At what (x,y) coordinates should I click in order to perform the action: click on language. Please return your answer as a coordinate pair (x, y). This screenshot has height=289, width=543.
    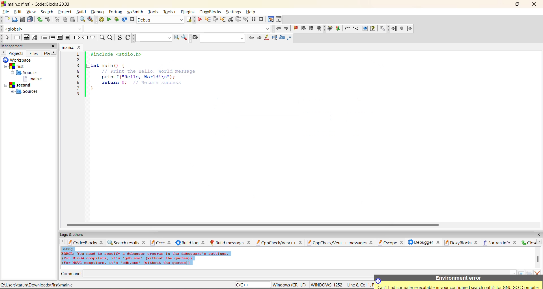
    Looking at the image, I should click on (252, 285).